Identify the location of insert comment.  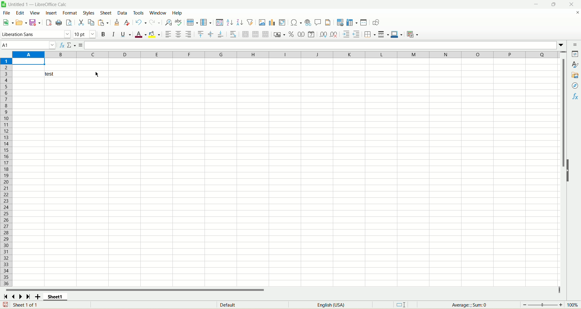
(318, 22).